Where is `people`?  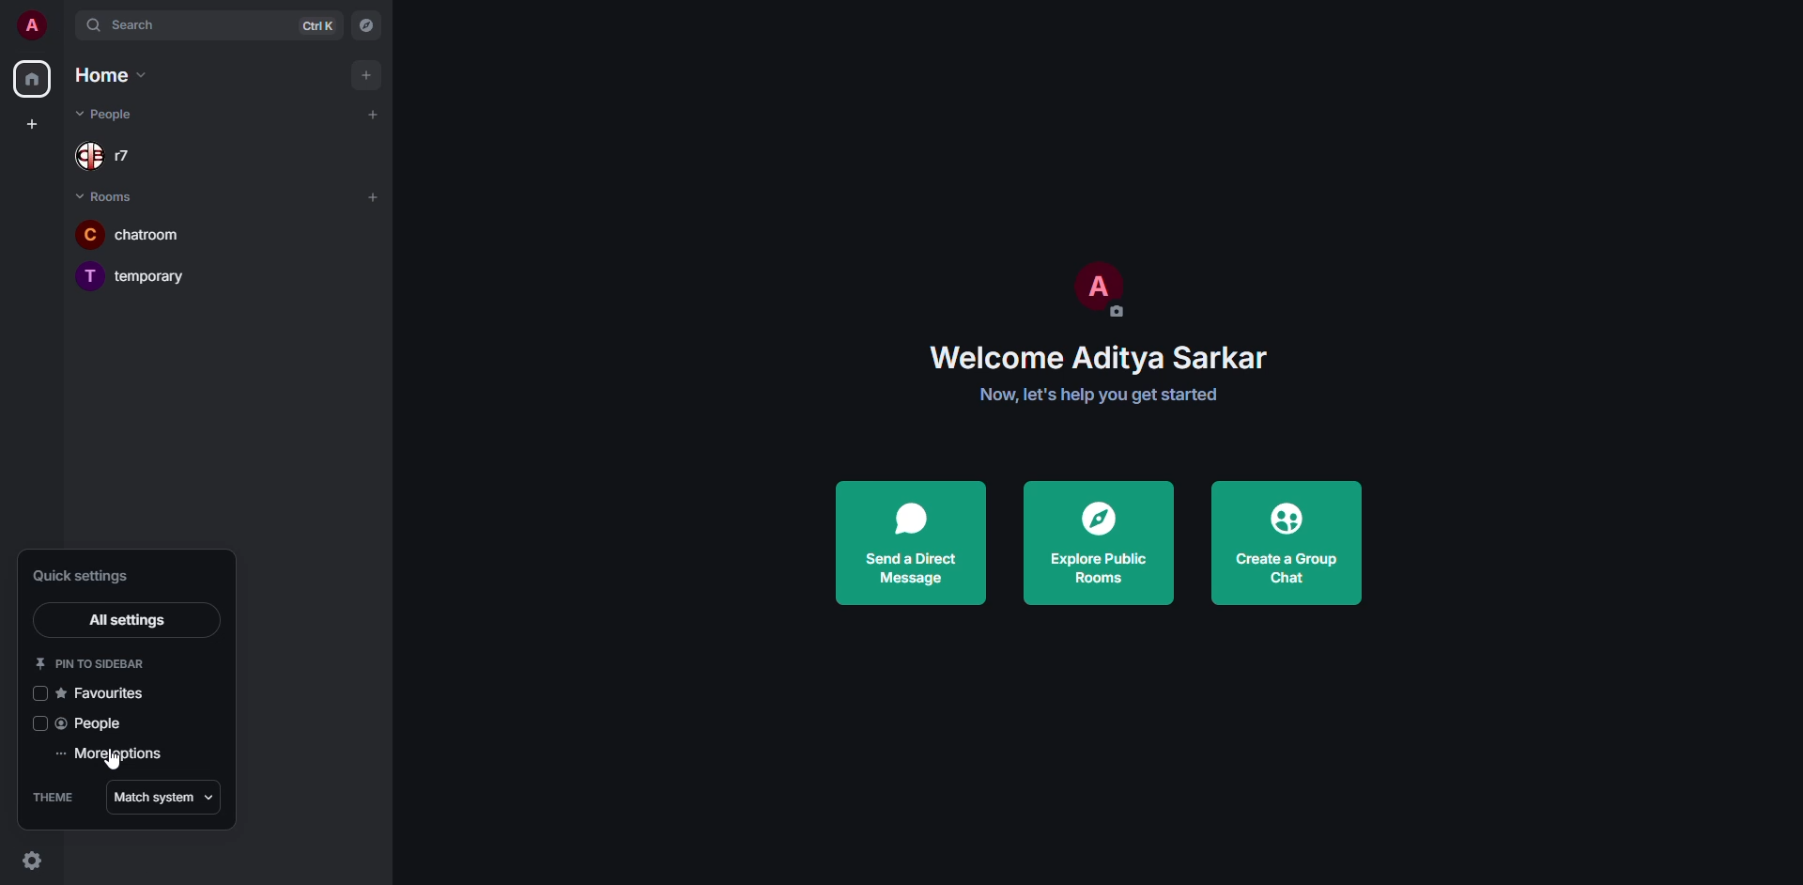 people is located at coordinates (94, 723).